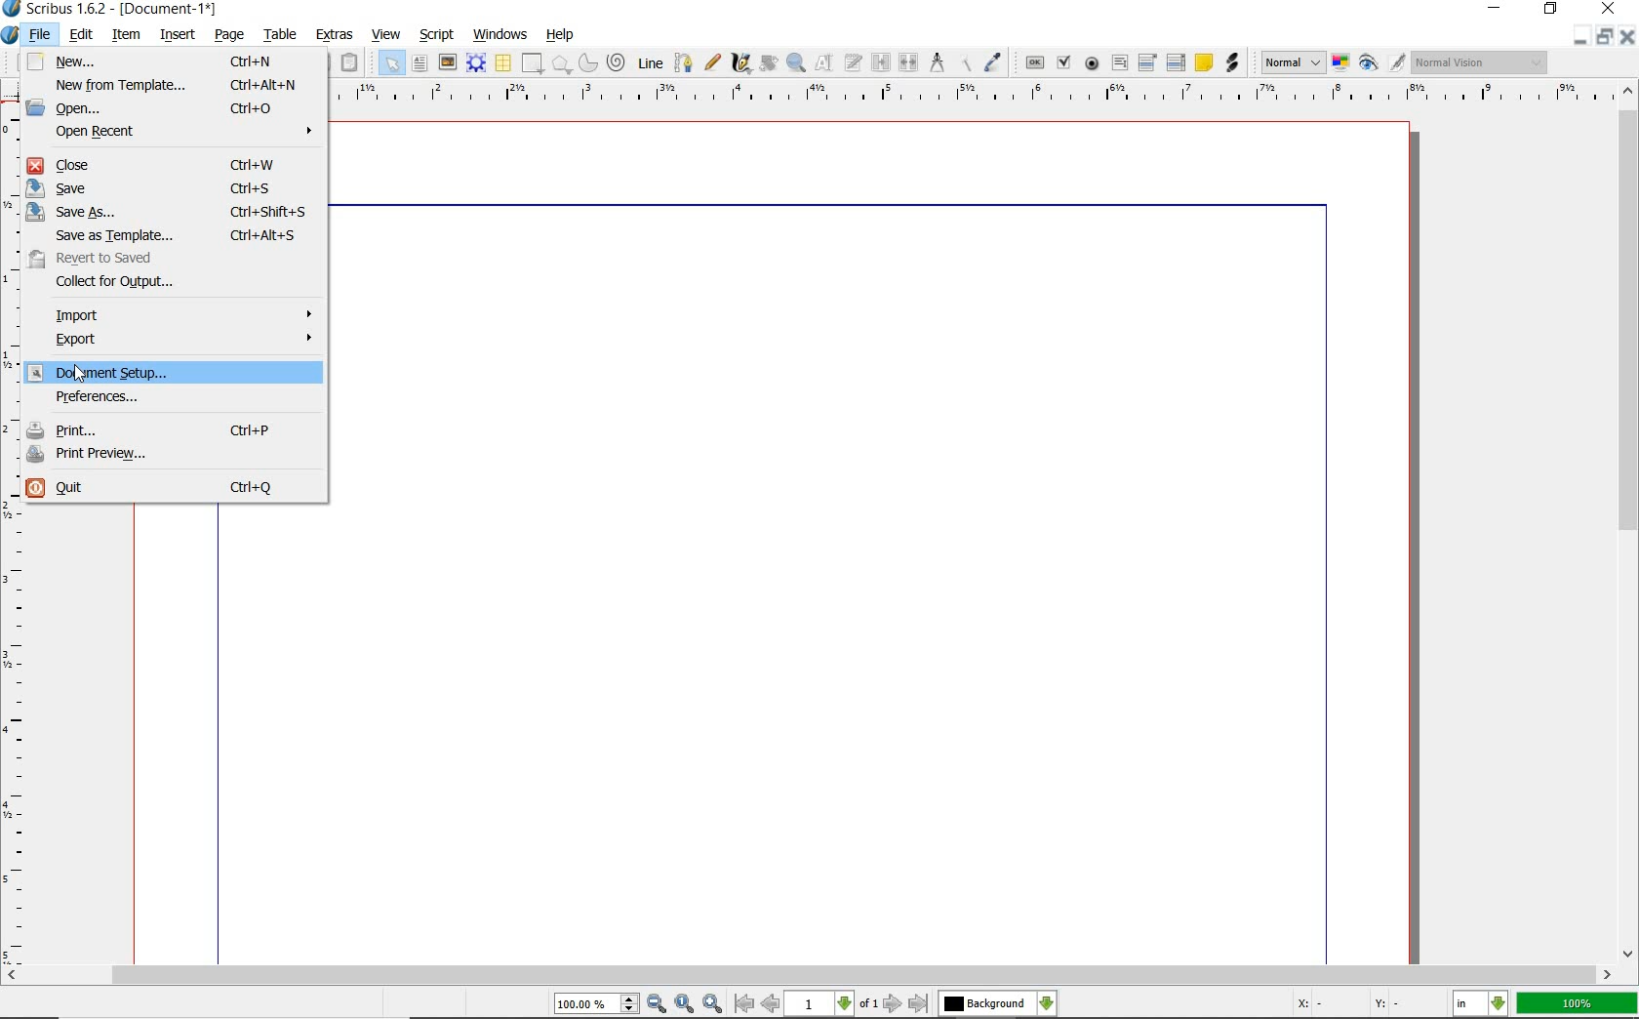 Image resolution: width=1639 pixels, height=1019 pixels. Describe the element at coordinates (168, 188) in the screenshot. I see `SAVE` at that location.